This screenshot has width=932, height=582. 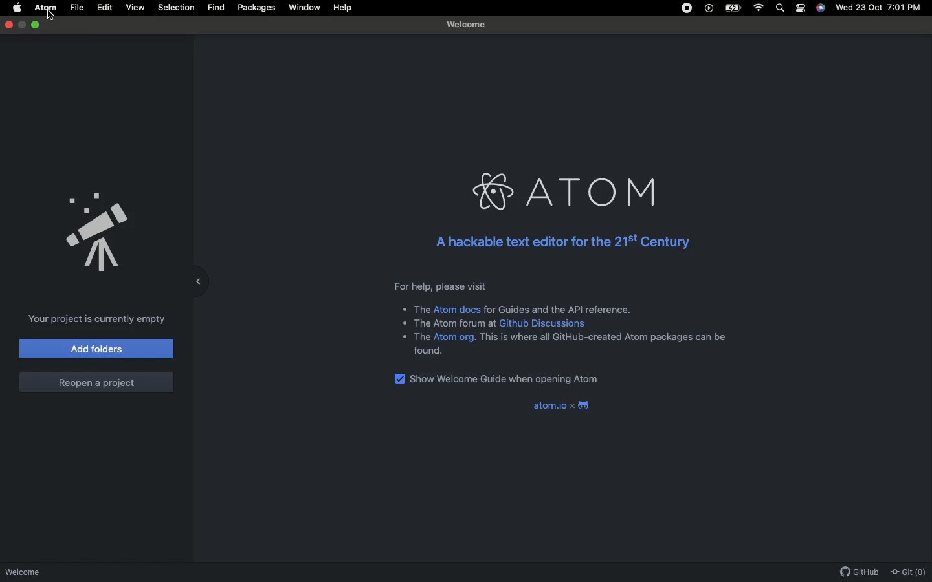 I want to click on Show welcome guide when opening Atom, so click(x=497, y=380).